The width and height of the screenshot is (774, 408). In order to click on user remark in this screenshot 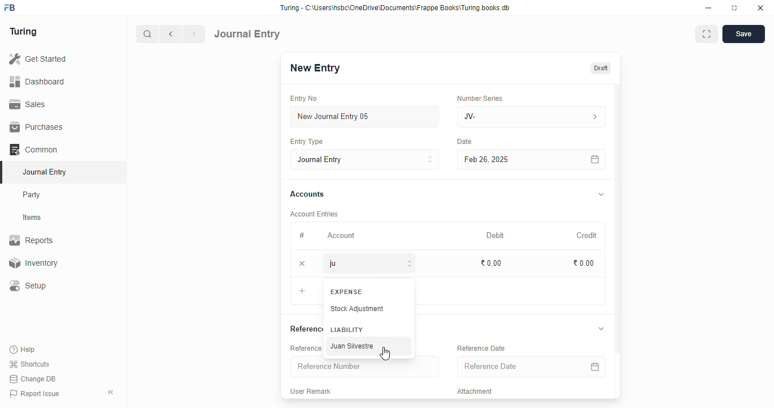, I will do `click(311, 392)`.